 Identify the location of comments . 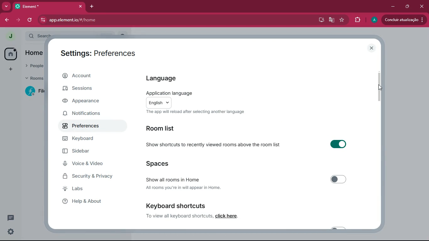
(15, 219).